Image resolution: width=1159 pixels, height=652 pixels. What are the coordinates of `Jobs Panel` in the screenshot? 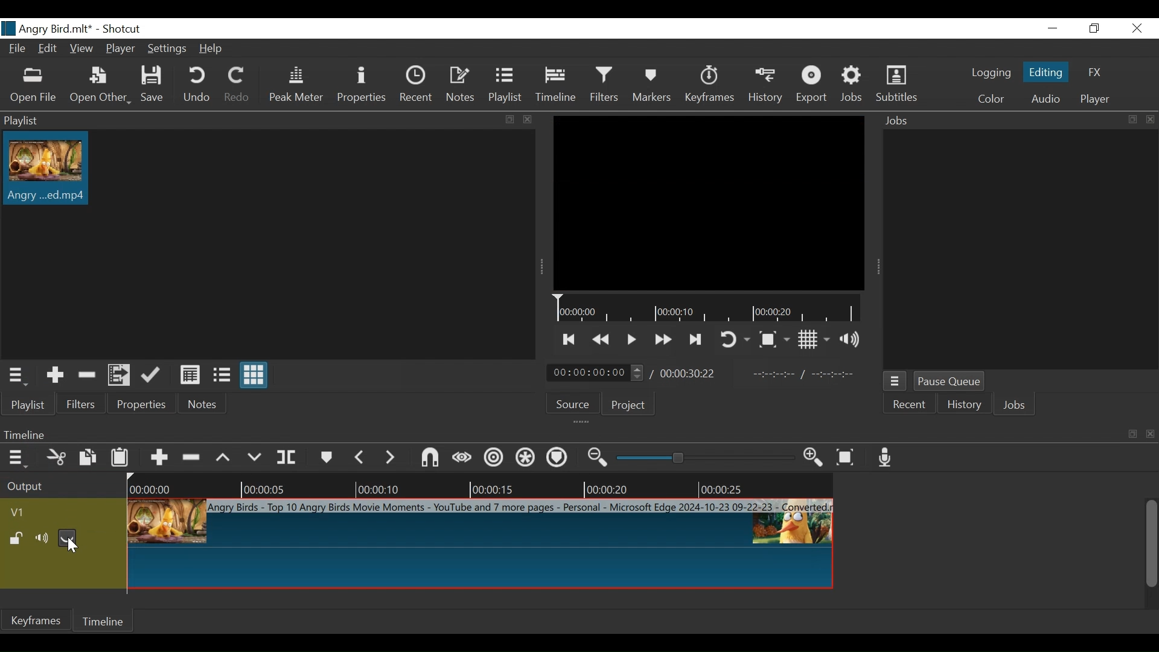 It's located at (1020, 119).